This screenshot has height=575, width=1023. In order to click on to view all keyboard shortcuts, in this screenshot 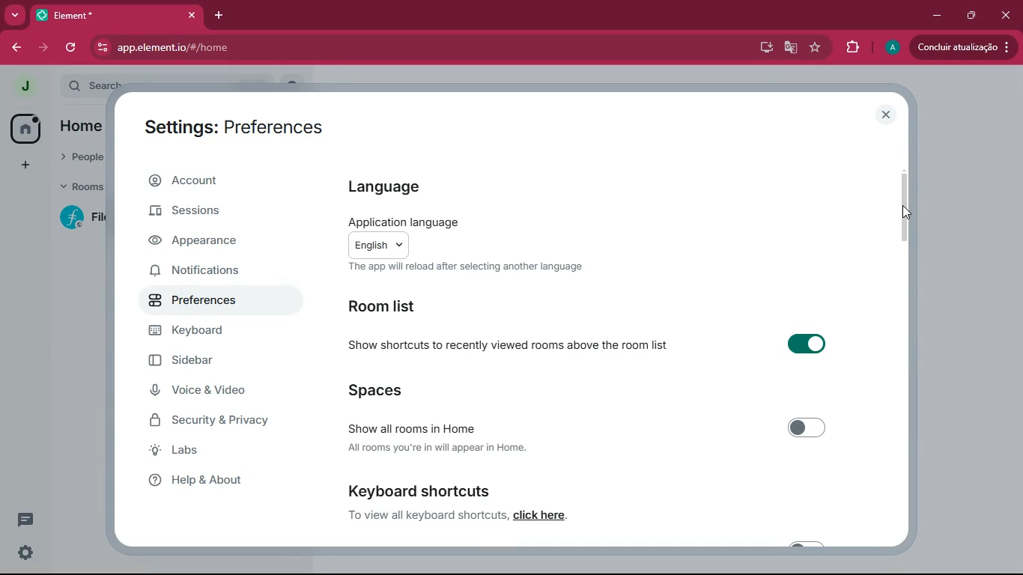, I will do `click(428, 514)`.